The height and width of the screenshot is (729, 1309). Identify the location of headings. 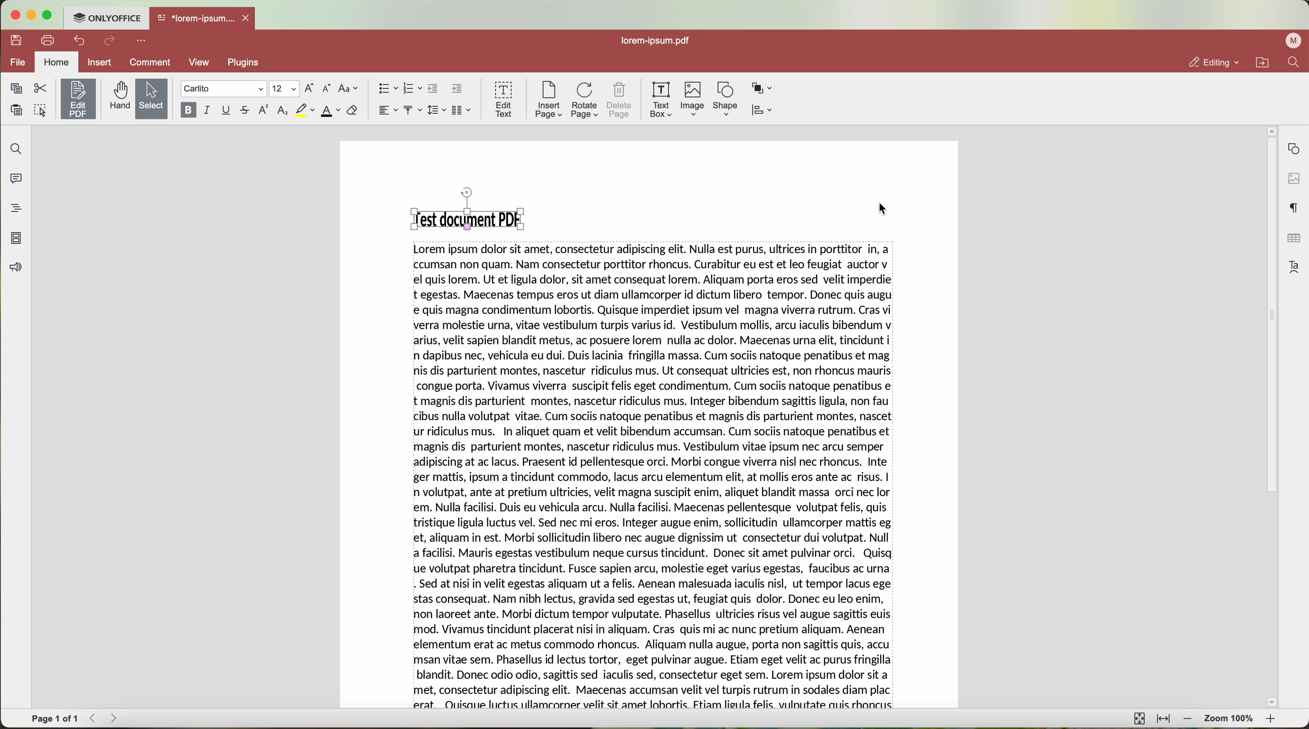
(13, 209).